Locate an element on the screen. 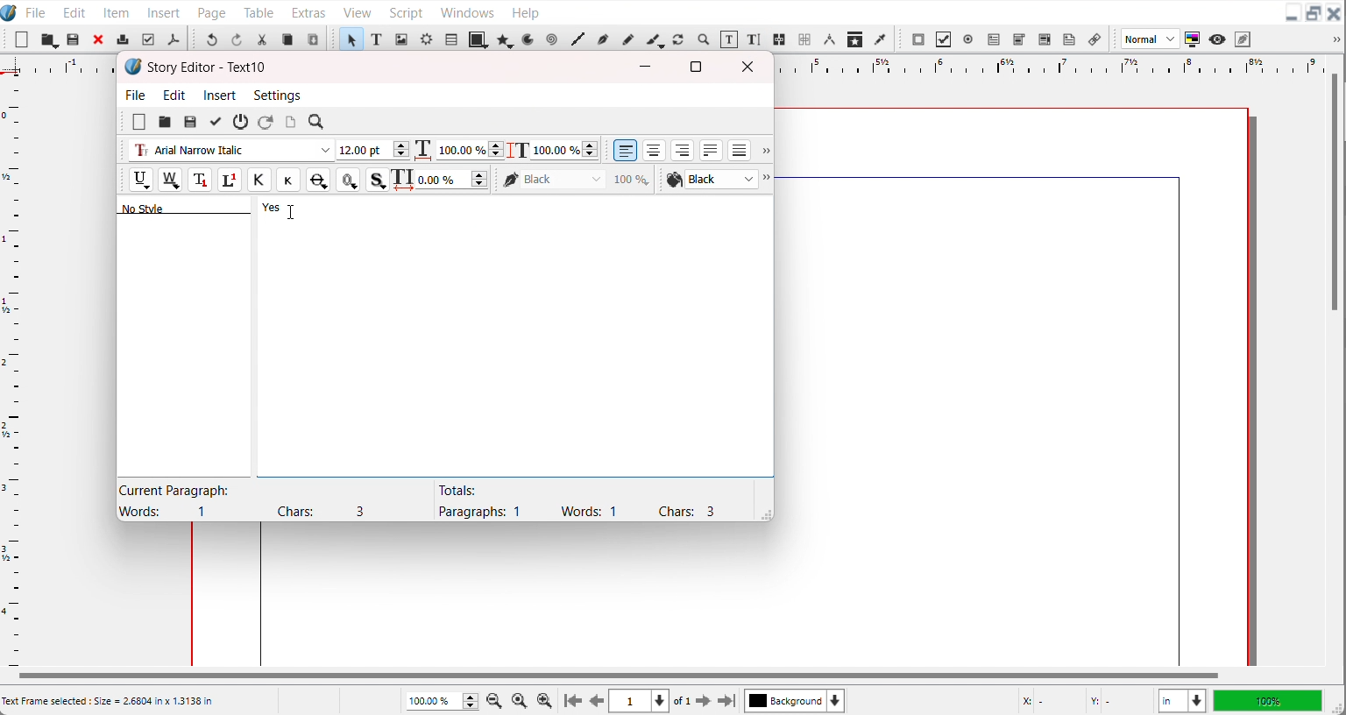 Image resolution: width=1346 pixels, height=715 pixels. Save is located at coordinates (49, 39).